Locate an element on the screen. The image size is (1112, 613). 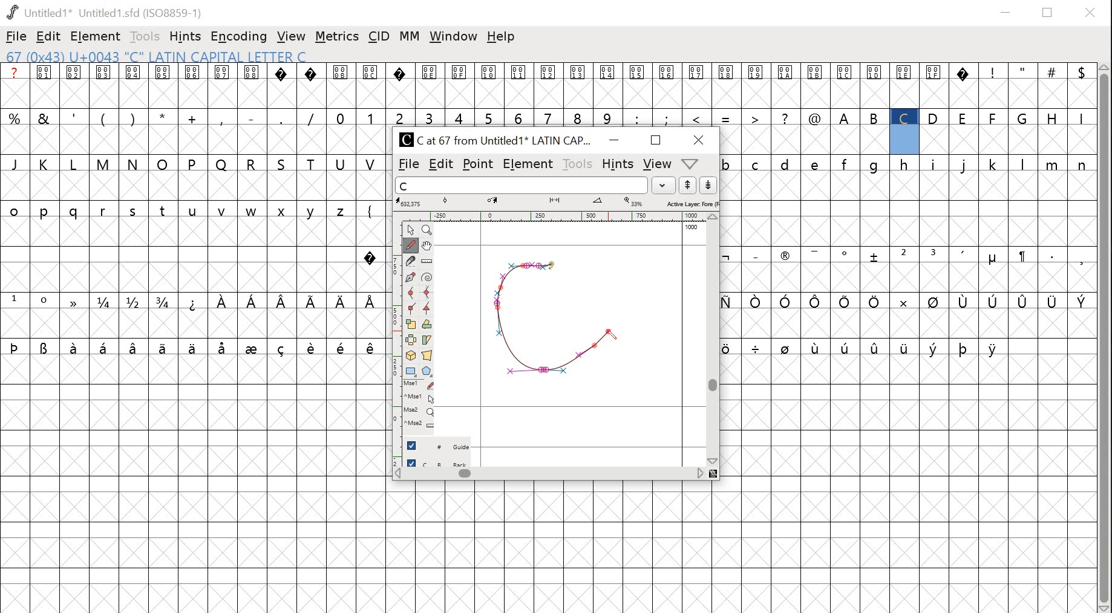
up is located at coordinates (688, 185).